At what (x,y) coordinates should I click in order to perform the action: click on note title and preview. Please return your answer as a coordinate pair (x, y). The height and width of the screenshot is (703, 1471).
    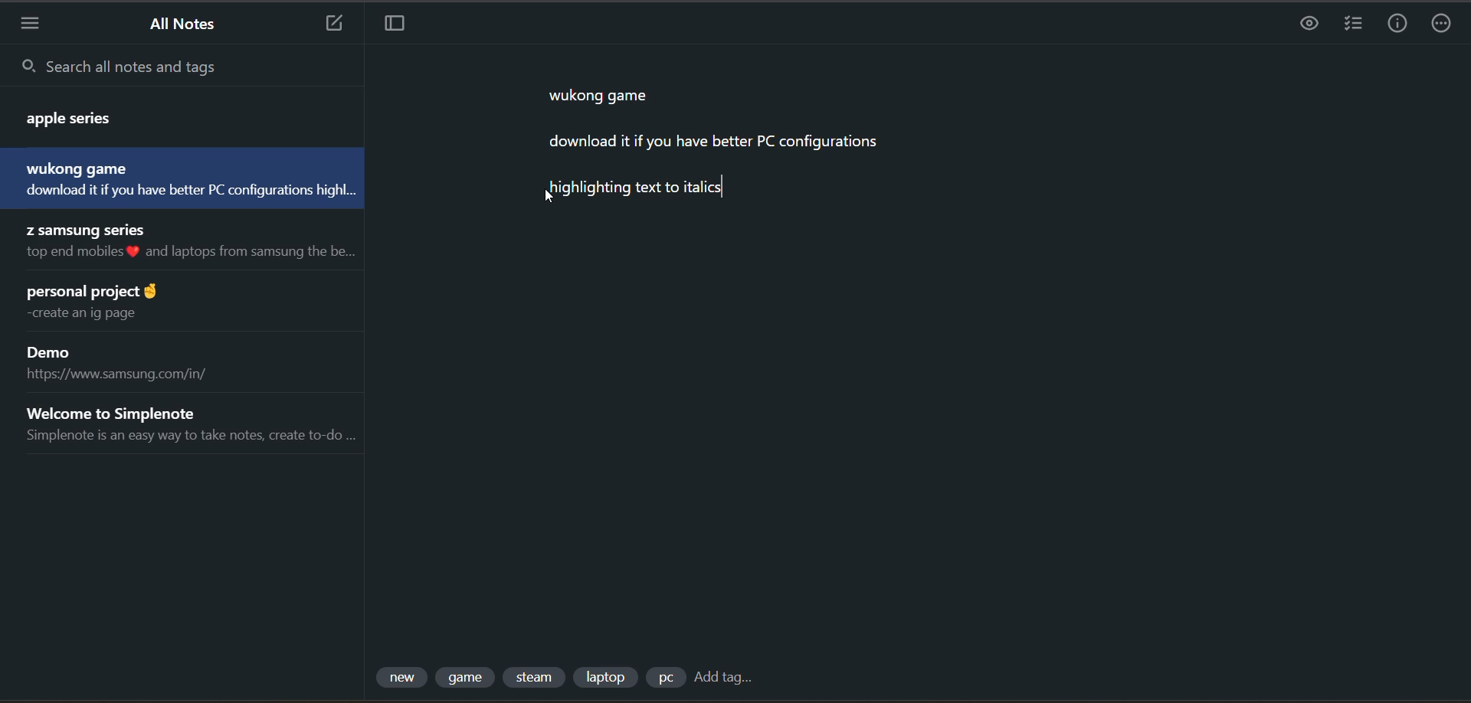
    Looking at the image, I should click on (115, 303).